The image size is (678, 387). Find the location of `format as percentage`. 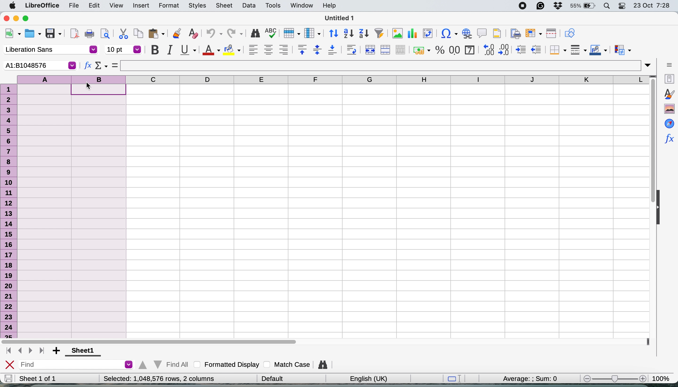

format as percentage is located at coordinates (438, 50).